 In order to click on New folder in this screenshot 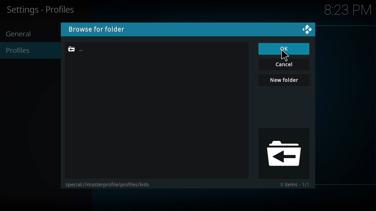, I will do `click(284, 80)`.